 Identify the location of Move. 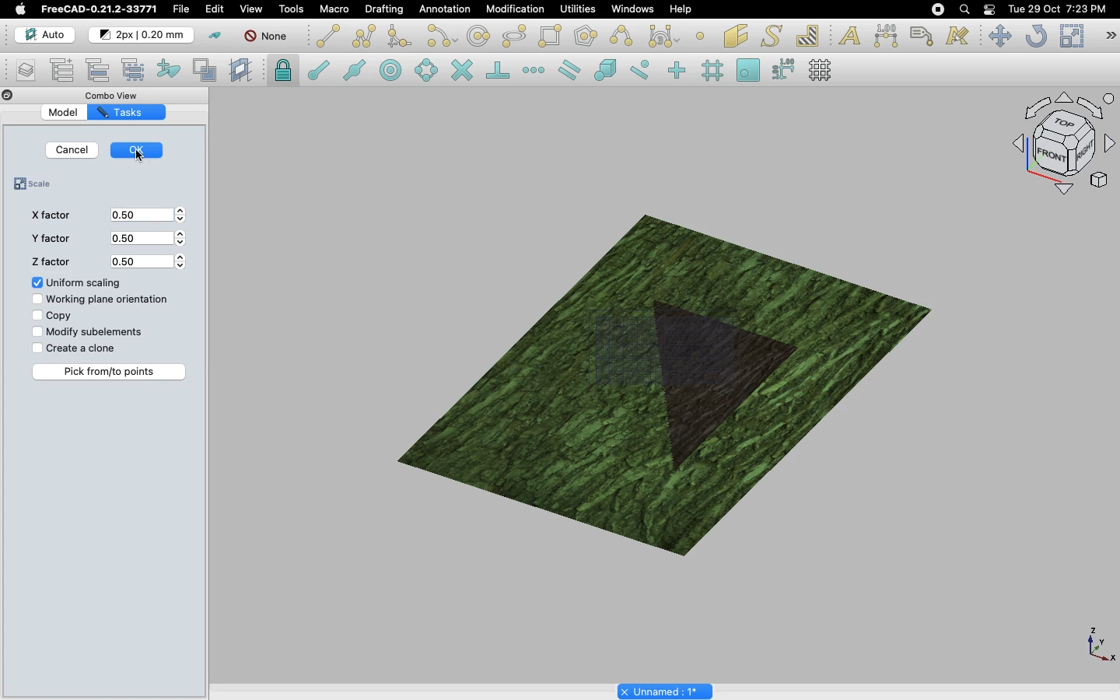
(999, 37).